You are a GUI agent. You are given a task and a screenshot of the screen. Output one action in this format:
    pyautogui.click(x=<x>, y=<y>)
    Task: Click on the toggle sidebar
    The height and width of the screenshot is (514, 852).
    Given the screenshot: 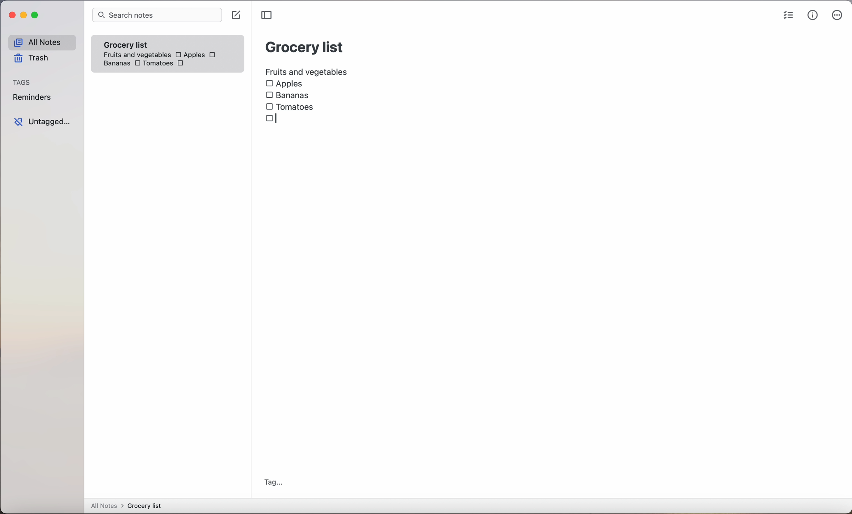 What is the action you would take?
    pyautogui.click(x=268, y=15)
    